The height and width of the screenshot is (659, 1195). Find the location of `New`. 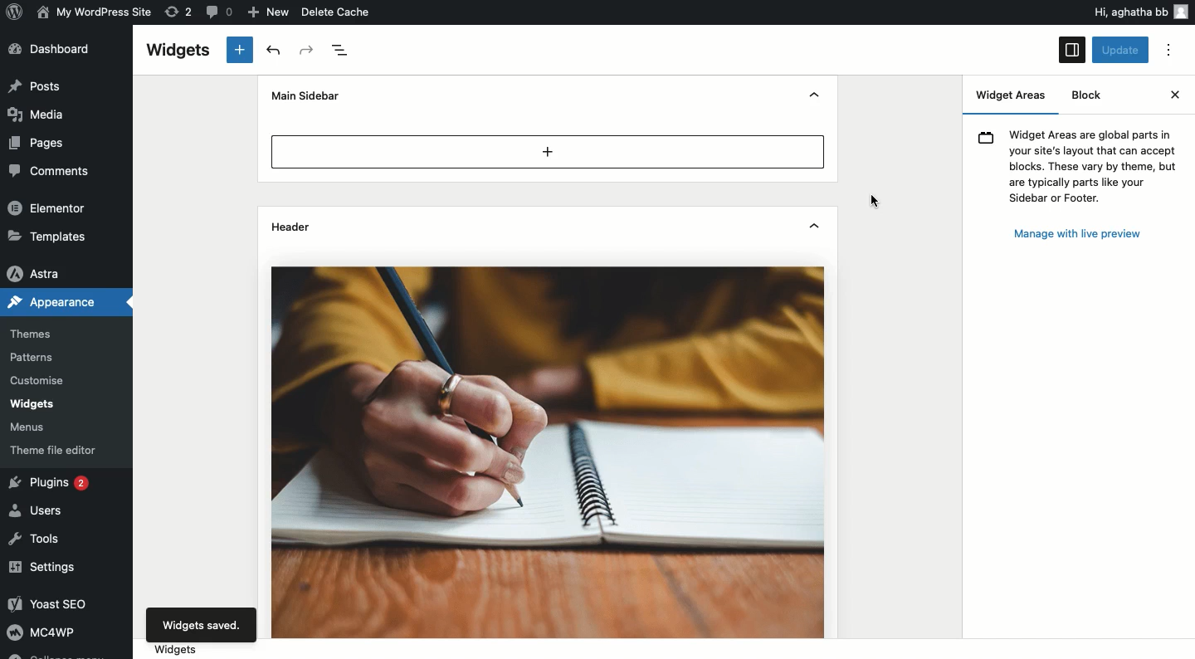

New is located at coordinates (271, 12).